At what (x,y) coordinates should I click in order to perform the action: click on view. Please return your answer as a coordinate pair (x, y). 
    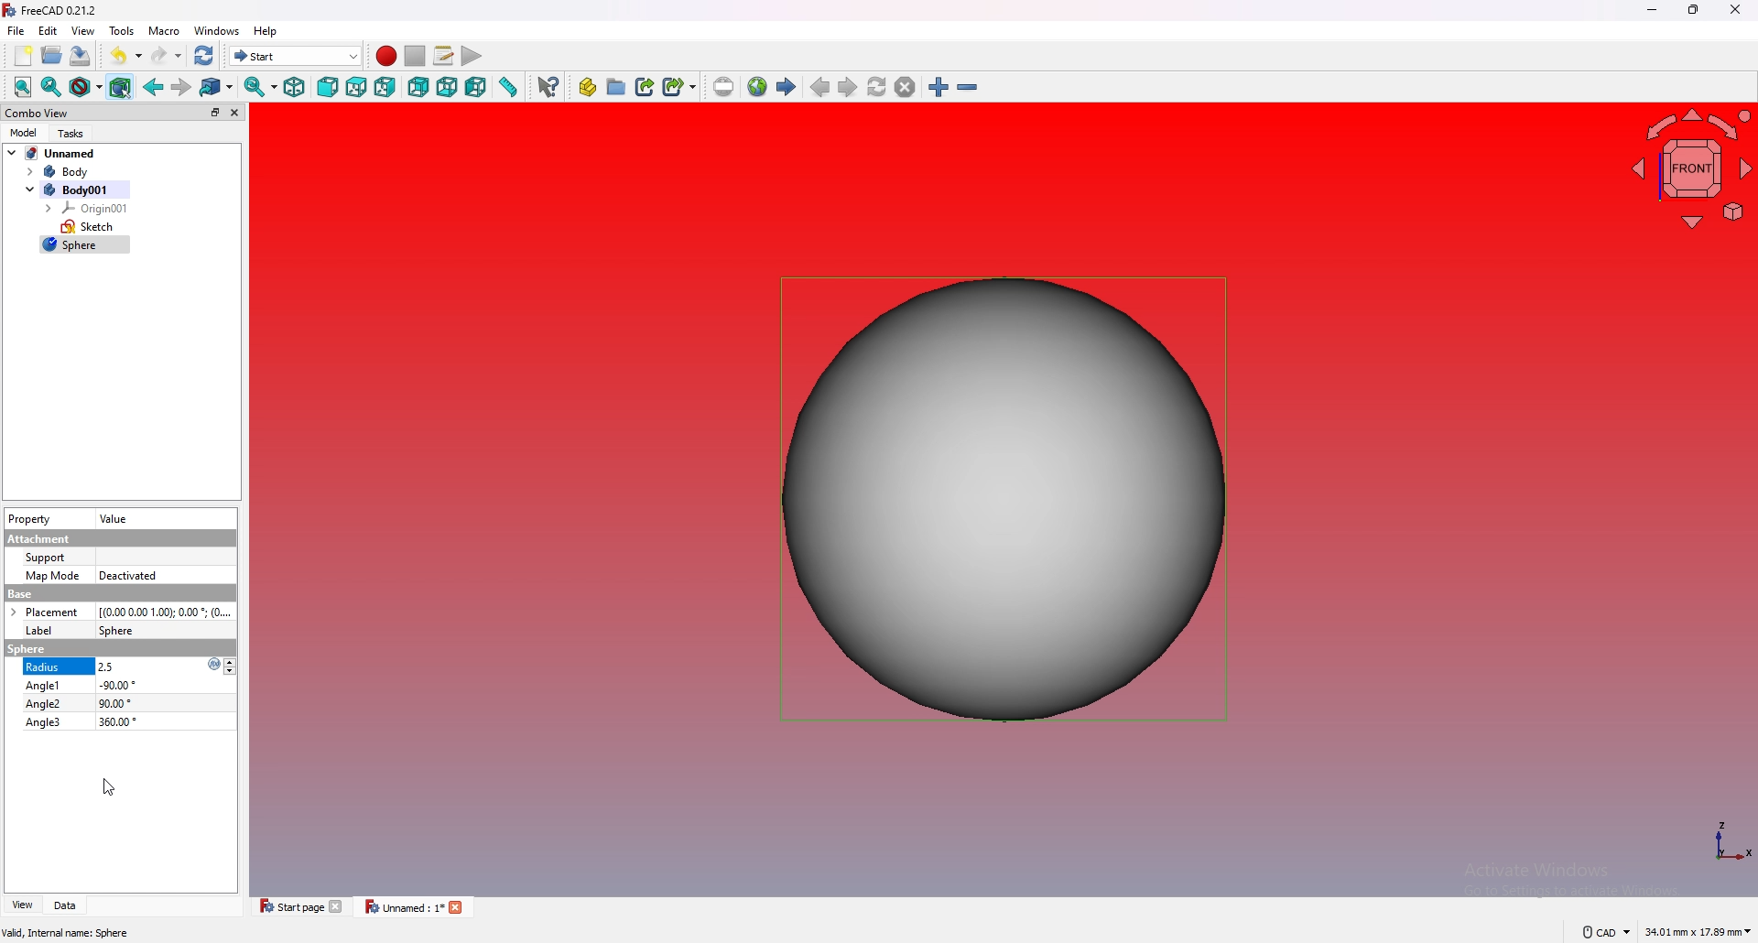
    Looking at the image, I should click on (82, 31).